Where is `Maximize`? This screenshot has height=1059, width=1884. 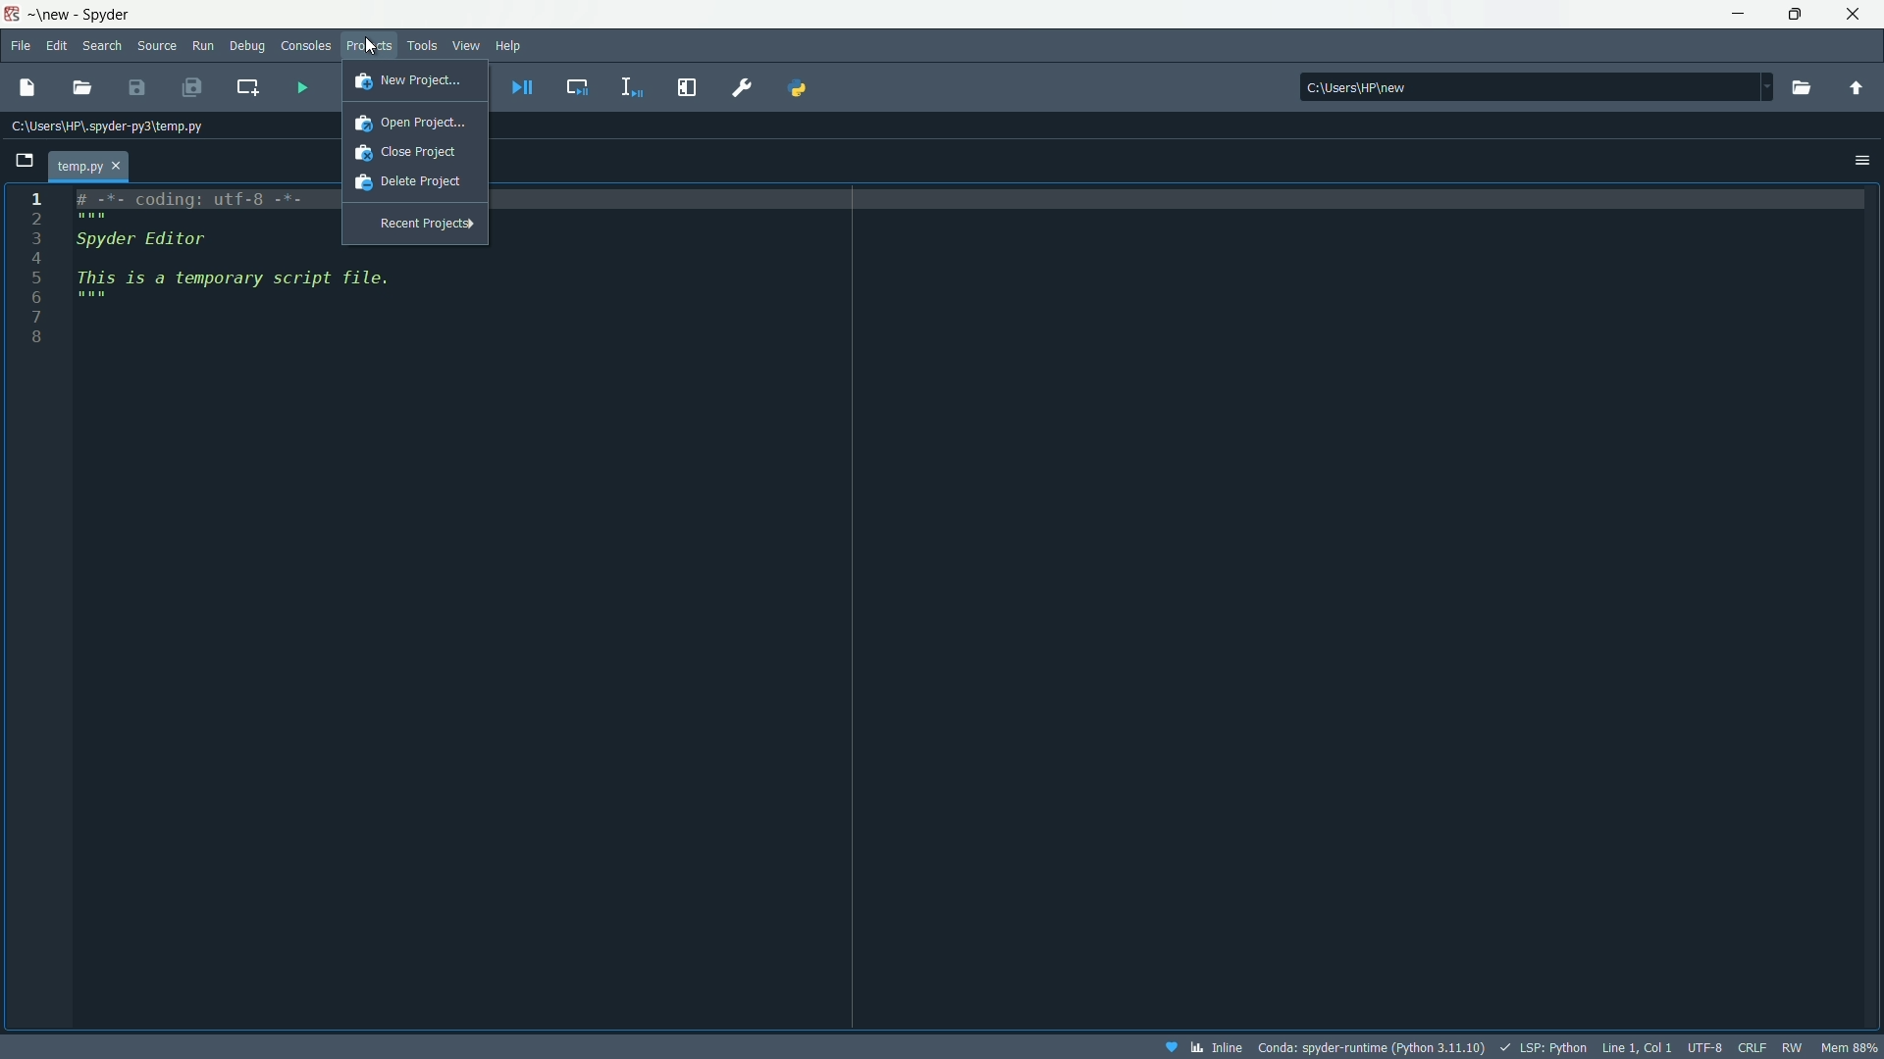 Maximize is located at coordinates (1794, 16).